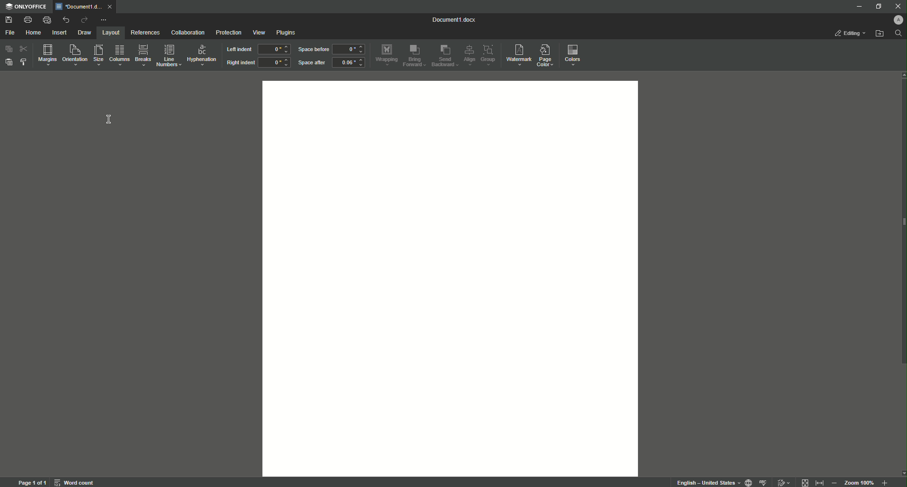  What do you see at coordinates (444, 56) in the screenshot?
I see `Send Backward` at bounding box center [444, 56].